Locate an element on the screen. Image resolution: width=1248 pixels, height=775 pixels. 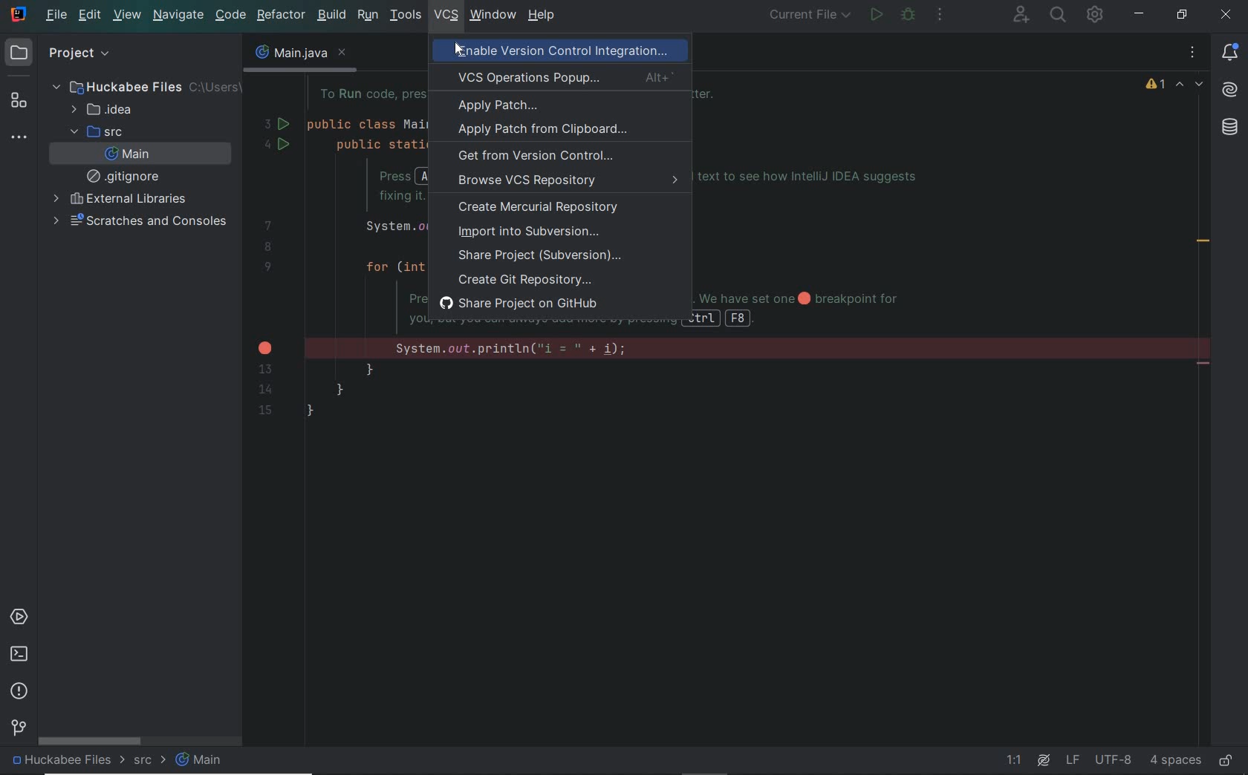
database is located at coordinates (1229, 128).